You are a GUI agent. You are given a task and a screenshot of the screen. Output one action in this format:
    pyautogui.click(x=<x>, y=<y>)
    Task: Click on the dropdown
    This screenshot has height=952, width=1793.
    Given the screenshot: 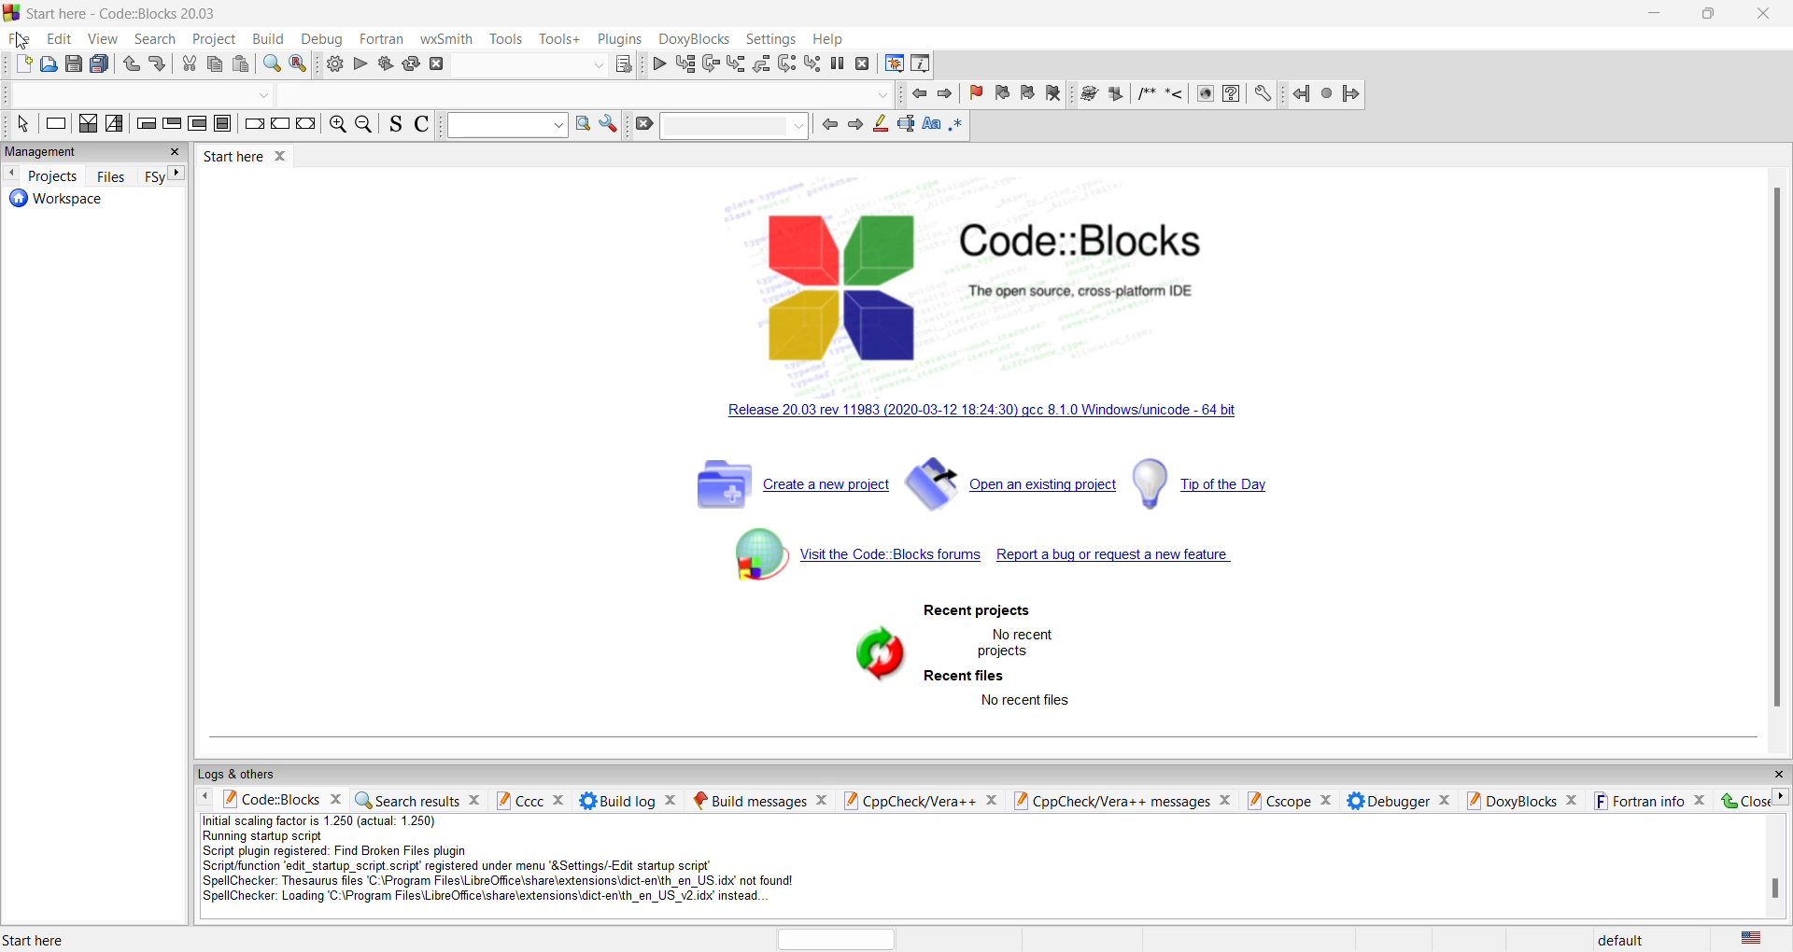 What is the action you would take?
    pyautogui.click(x=595, y=65)
    